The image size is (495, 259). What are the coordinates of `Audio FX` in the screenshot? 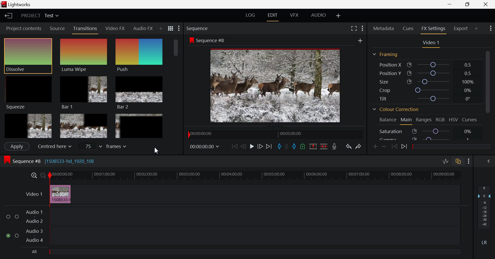 It's located at (143, 27).